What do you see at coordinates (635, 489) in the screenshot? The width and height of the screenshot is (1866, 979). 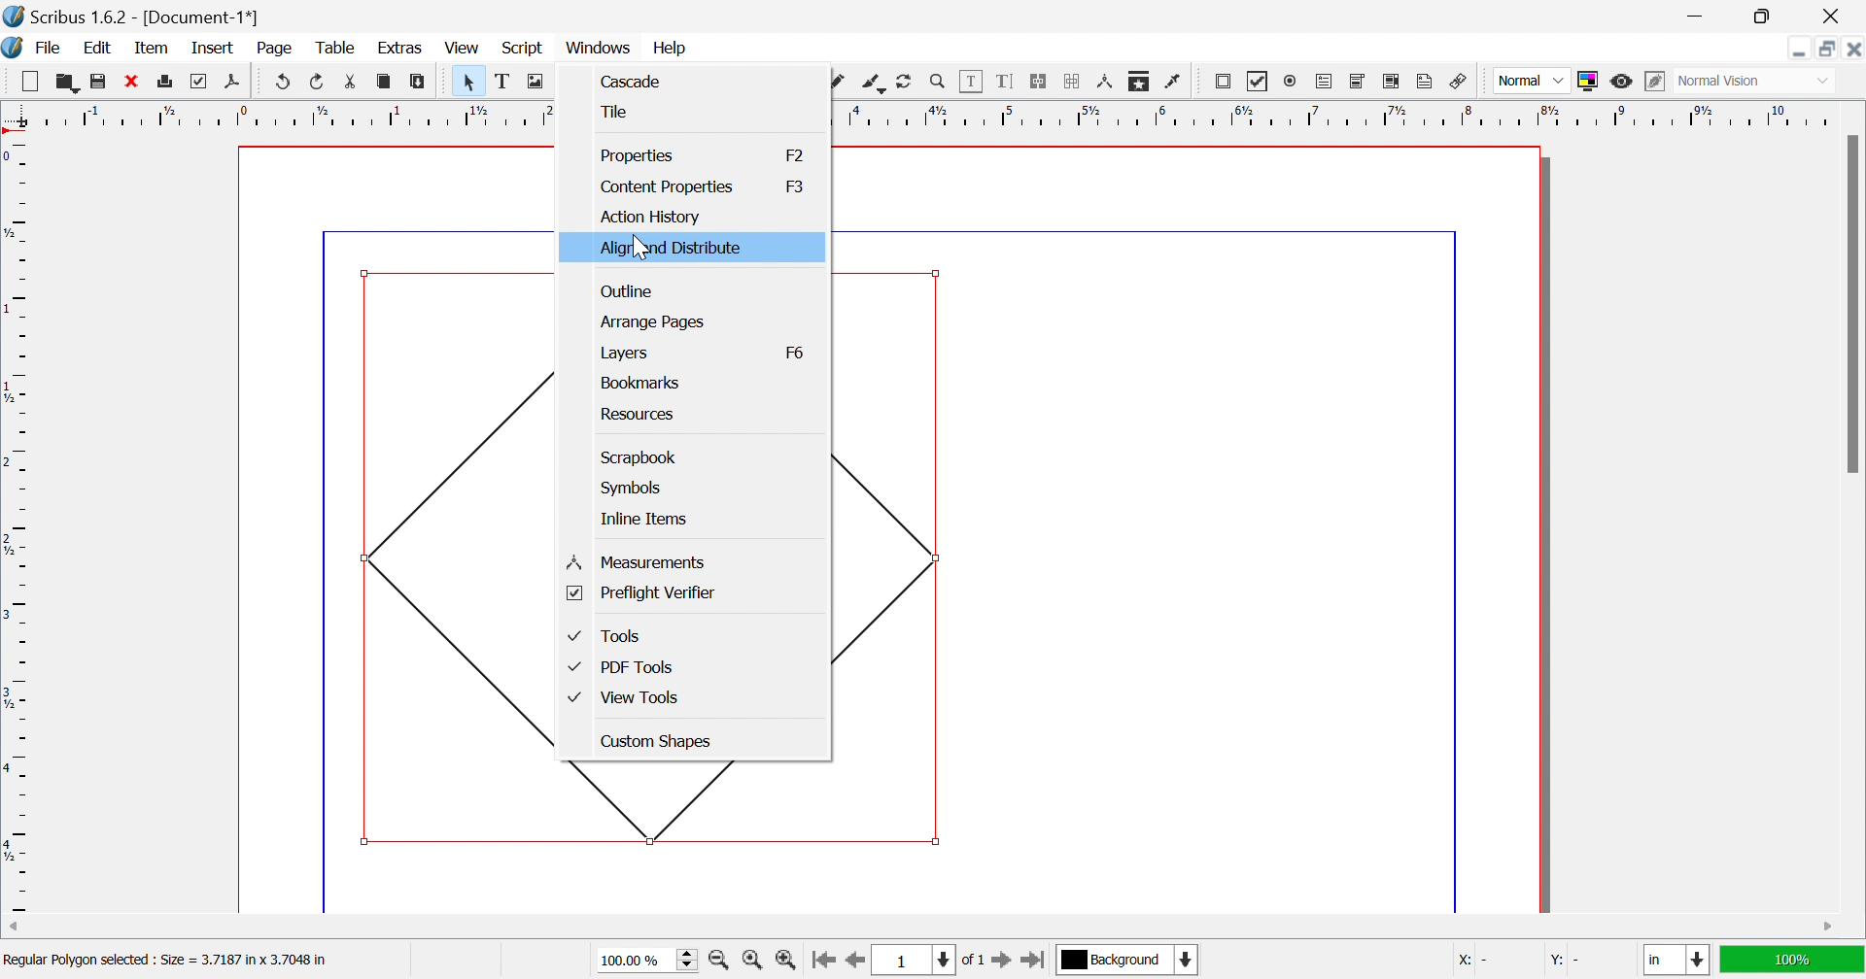 I see `Symbols` at bounding box center [635, 489].